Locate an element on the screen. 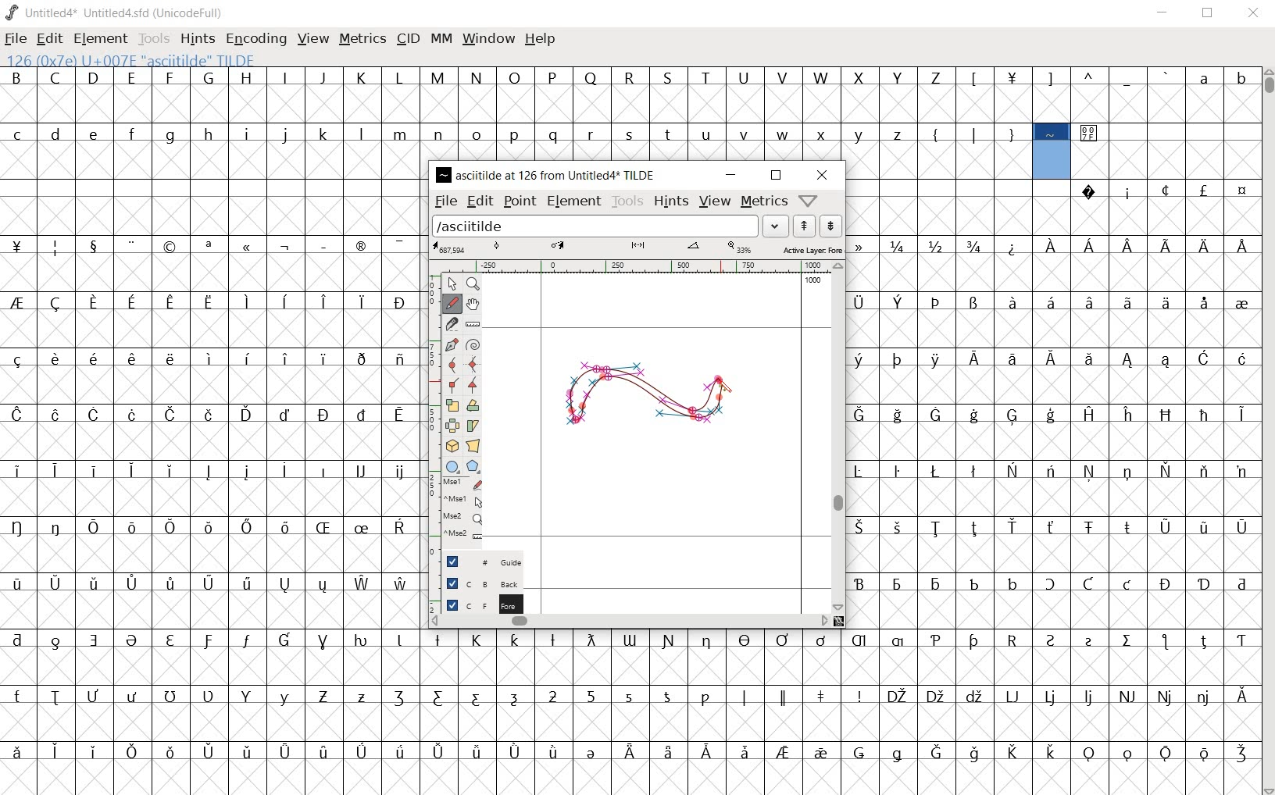 This screenshot has width=1275, height=795. guide is located at coordinates (474, 558).